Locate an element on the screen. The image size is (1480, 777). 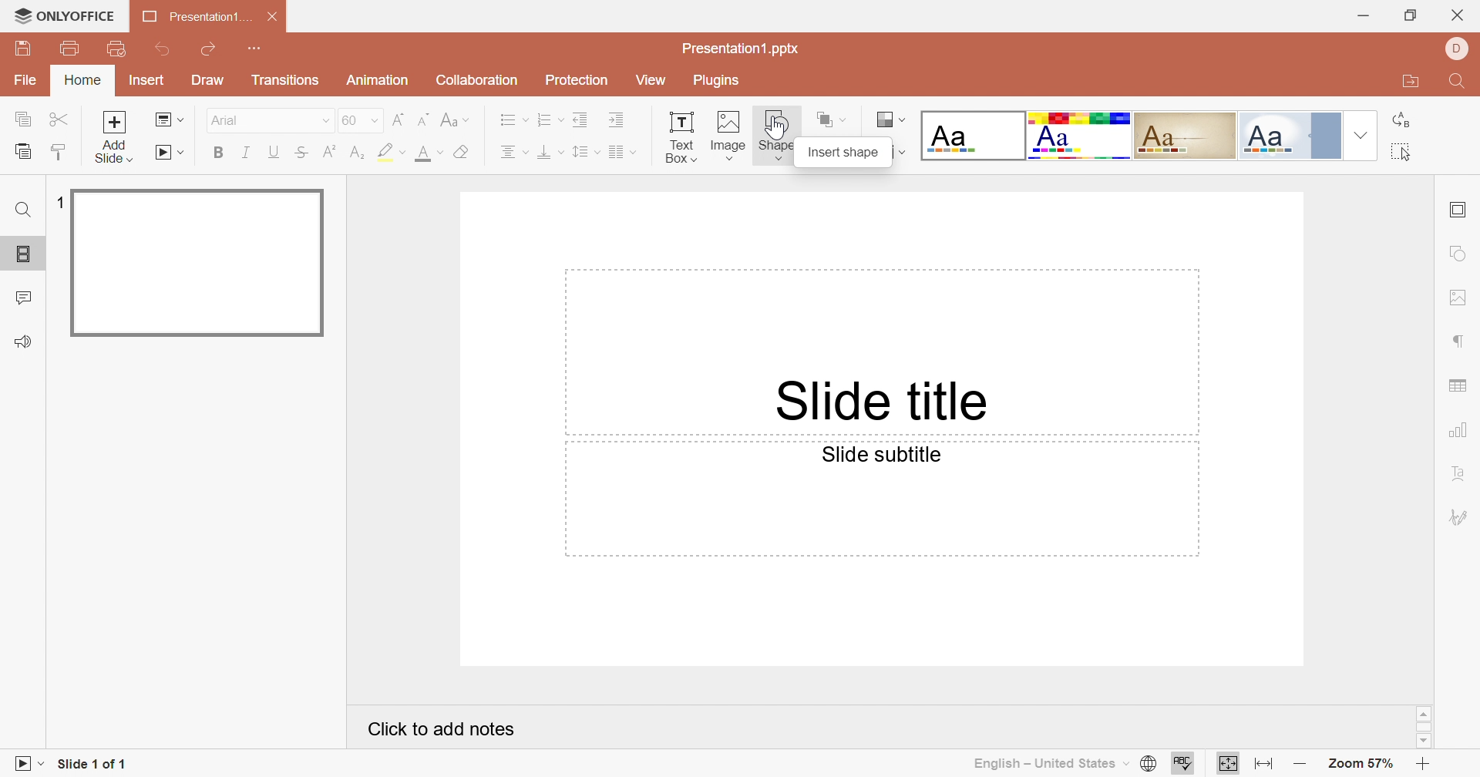
Numbering is located at coordinates (546, 118).